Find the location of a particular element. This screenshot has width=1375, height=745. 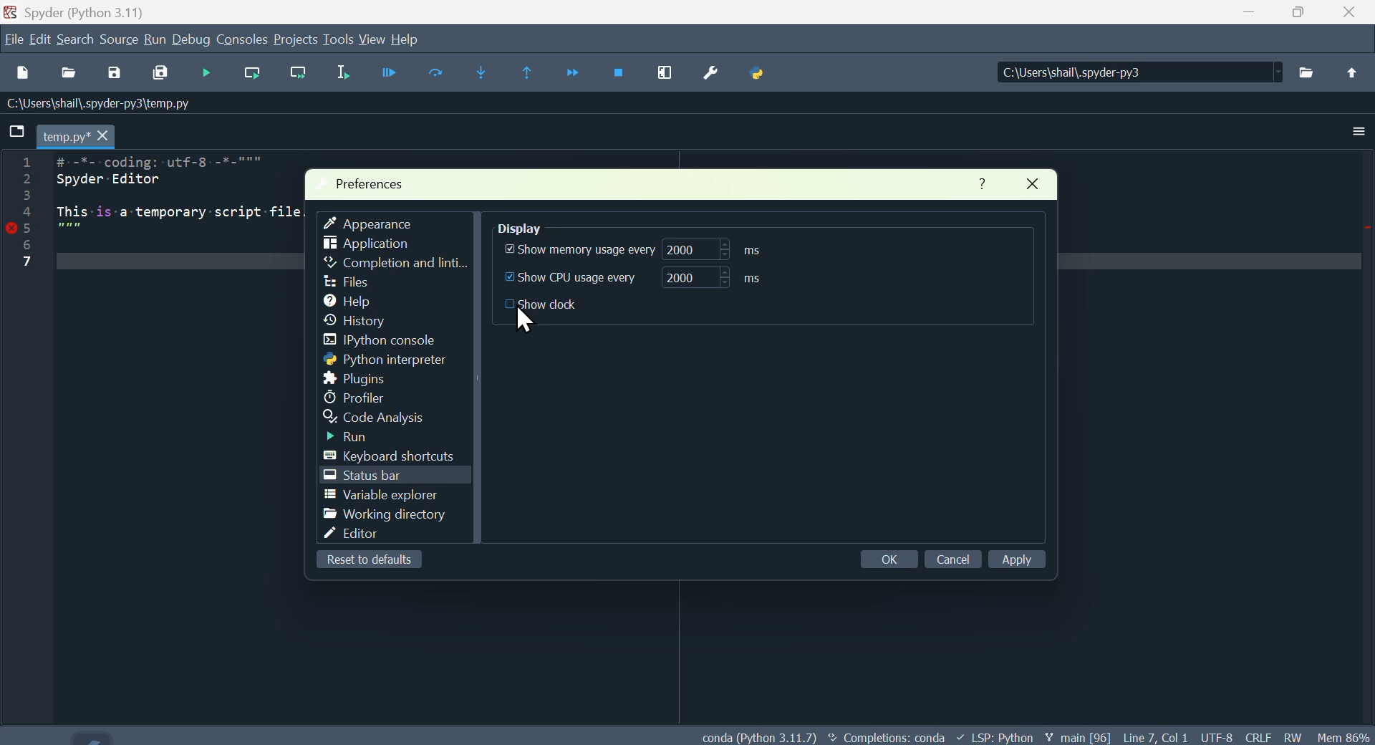

Application is located at coordinates (378, 243).